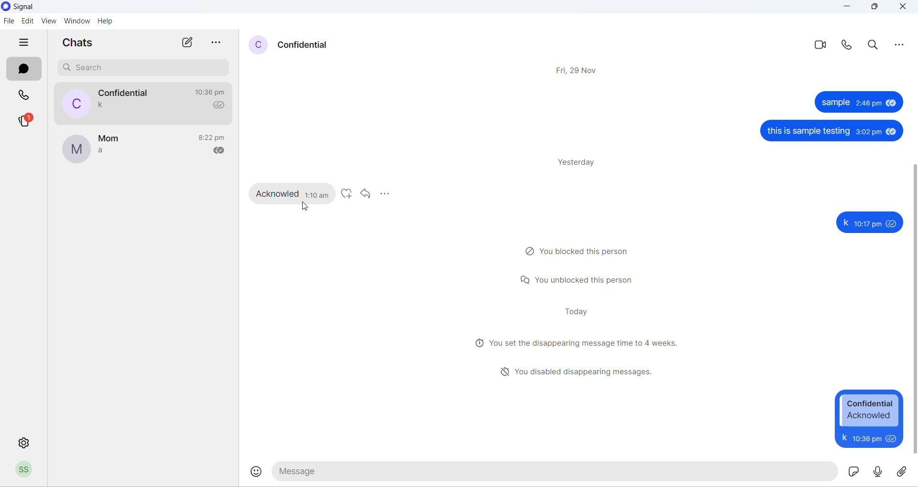  Describe the element at coordinates (319, 194) in the screenshot. I see `1:10 pm` at that location.